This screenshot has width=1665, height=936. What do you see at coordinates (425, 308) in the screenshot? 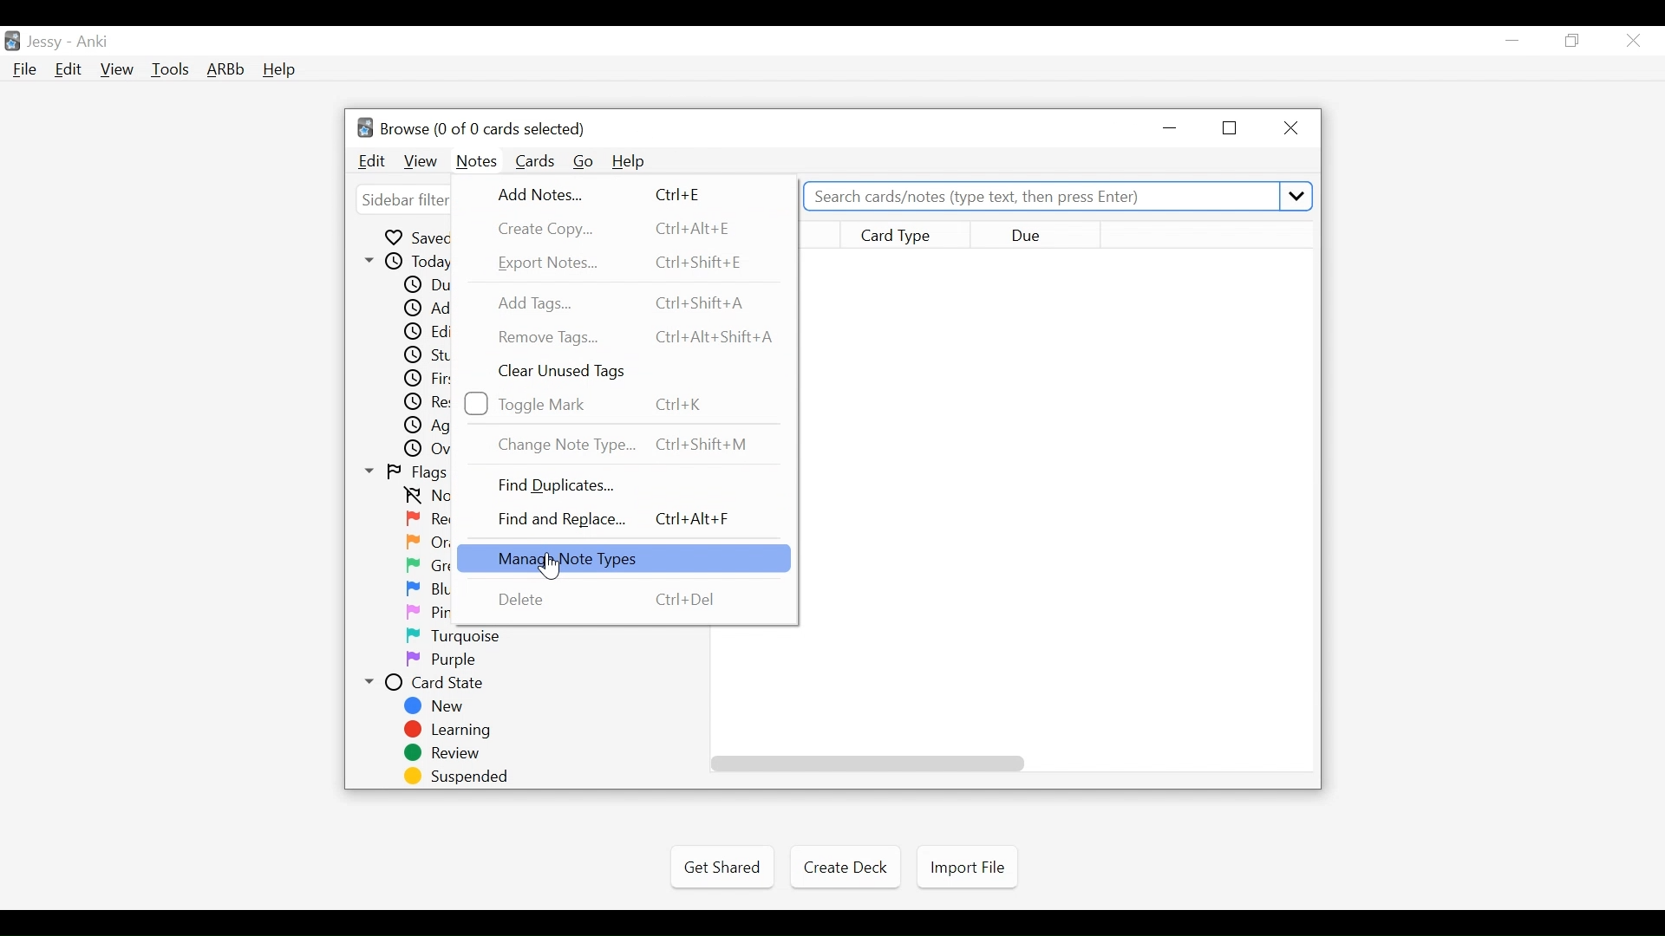
I see `Added` at bounding box center [425, 308].